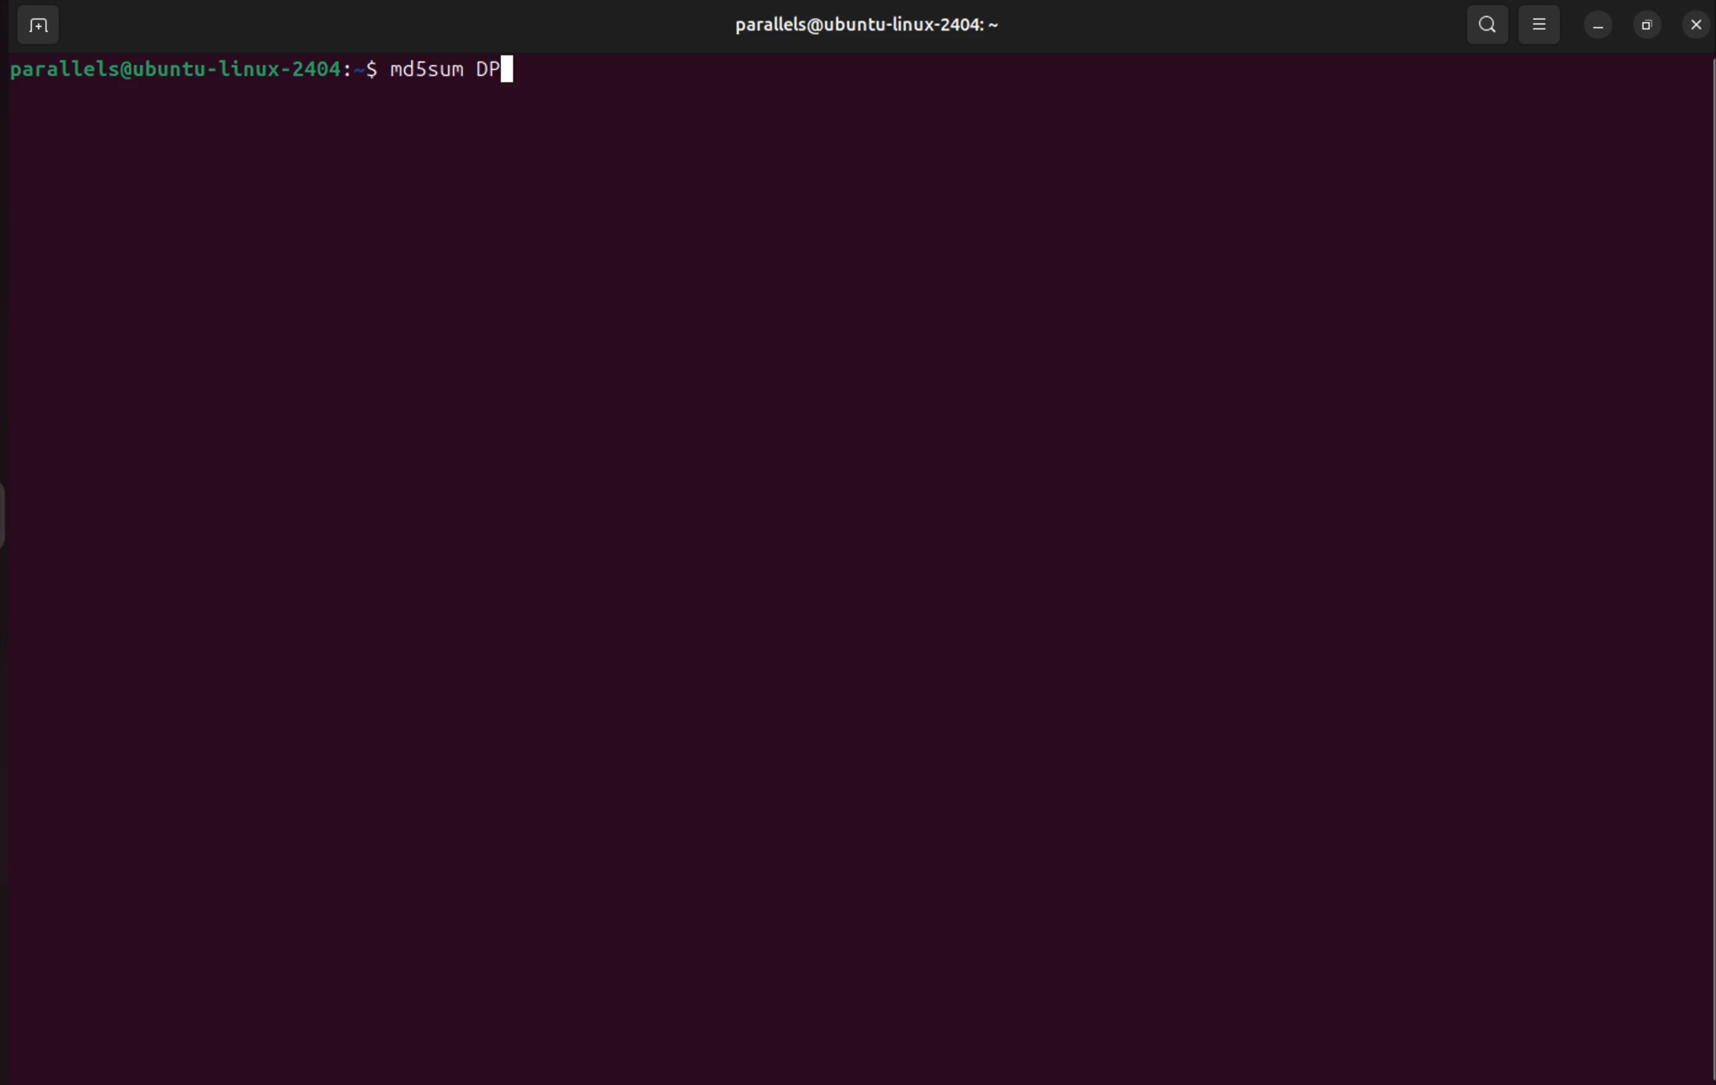  I want to click on md5sum filename, so click(462, 70).